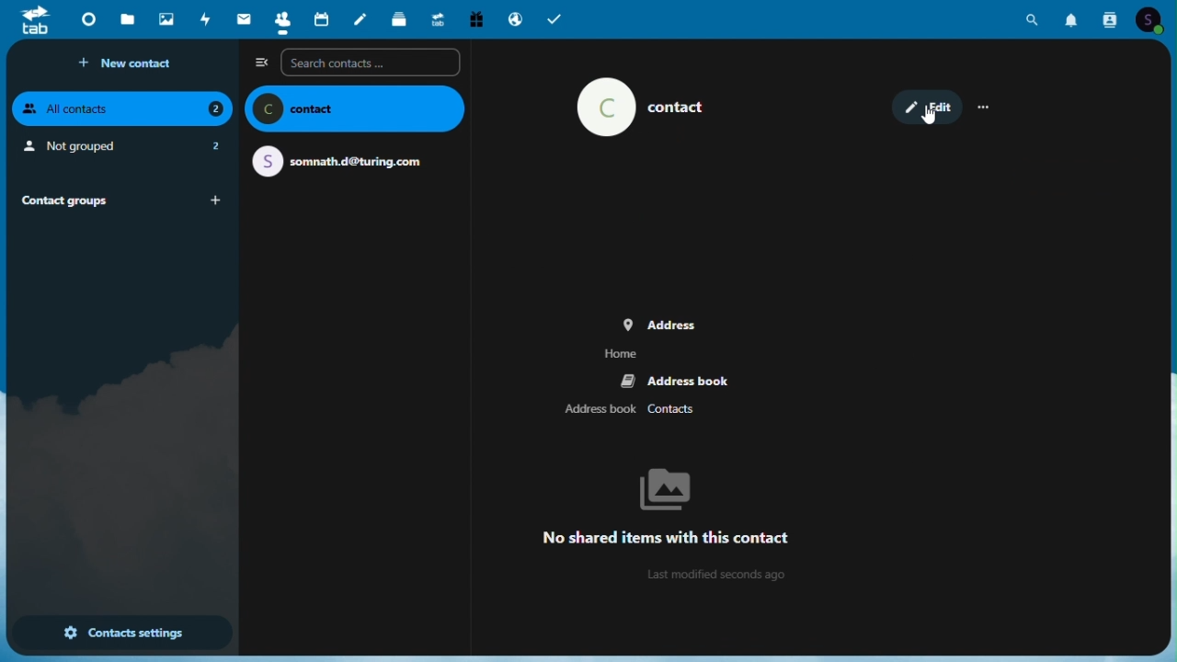  I want to click on cursor, so click(931, 116).